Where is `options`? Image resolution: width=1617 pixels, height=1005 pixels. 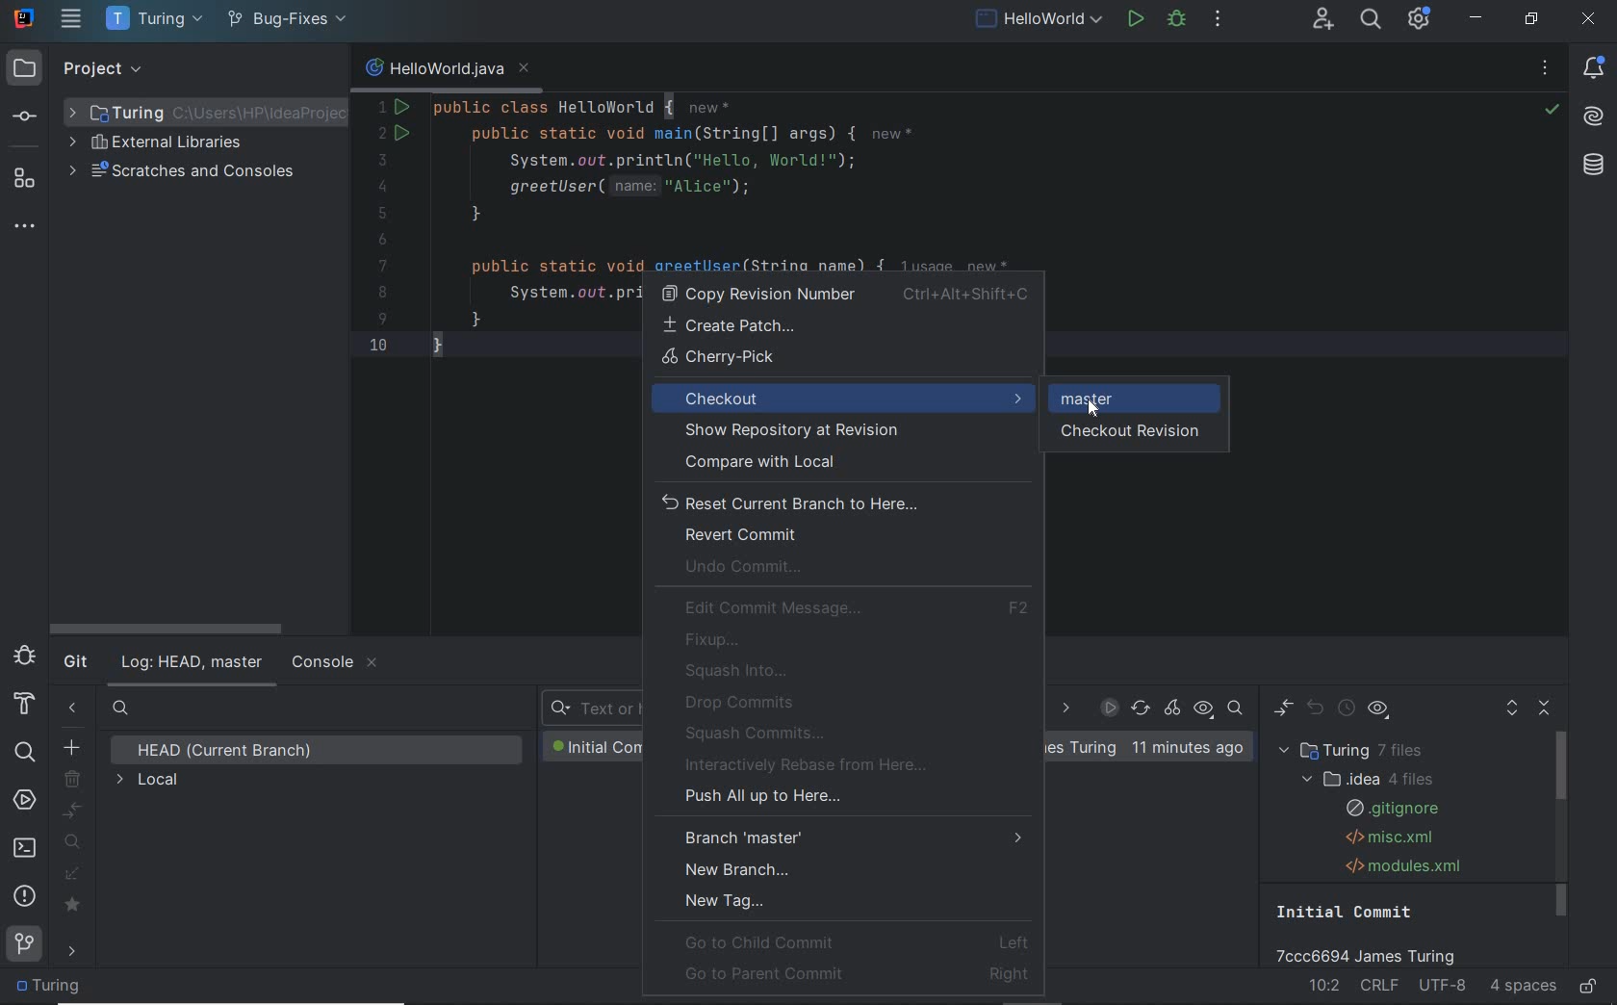 options is located at coordinates (292, 70).